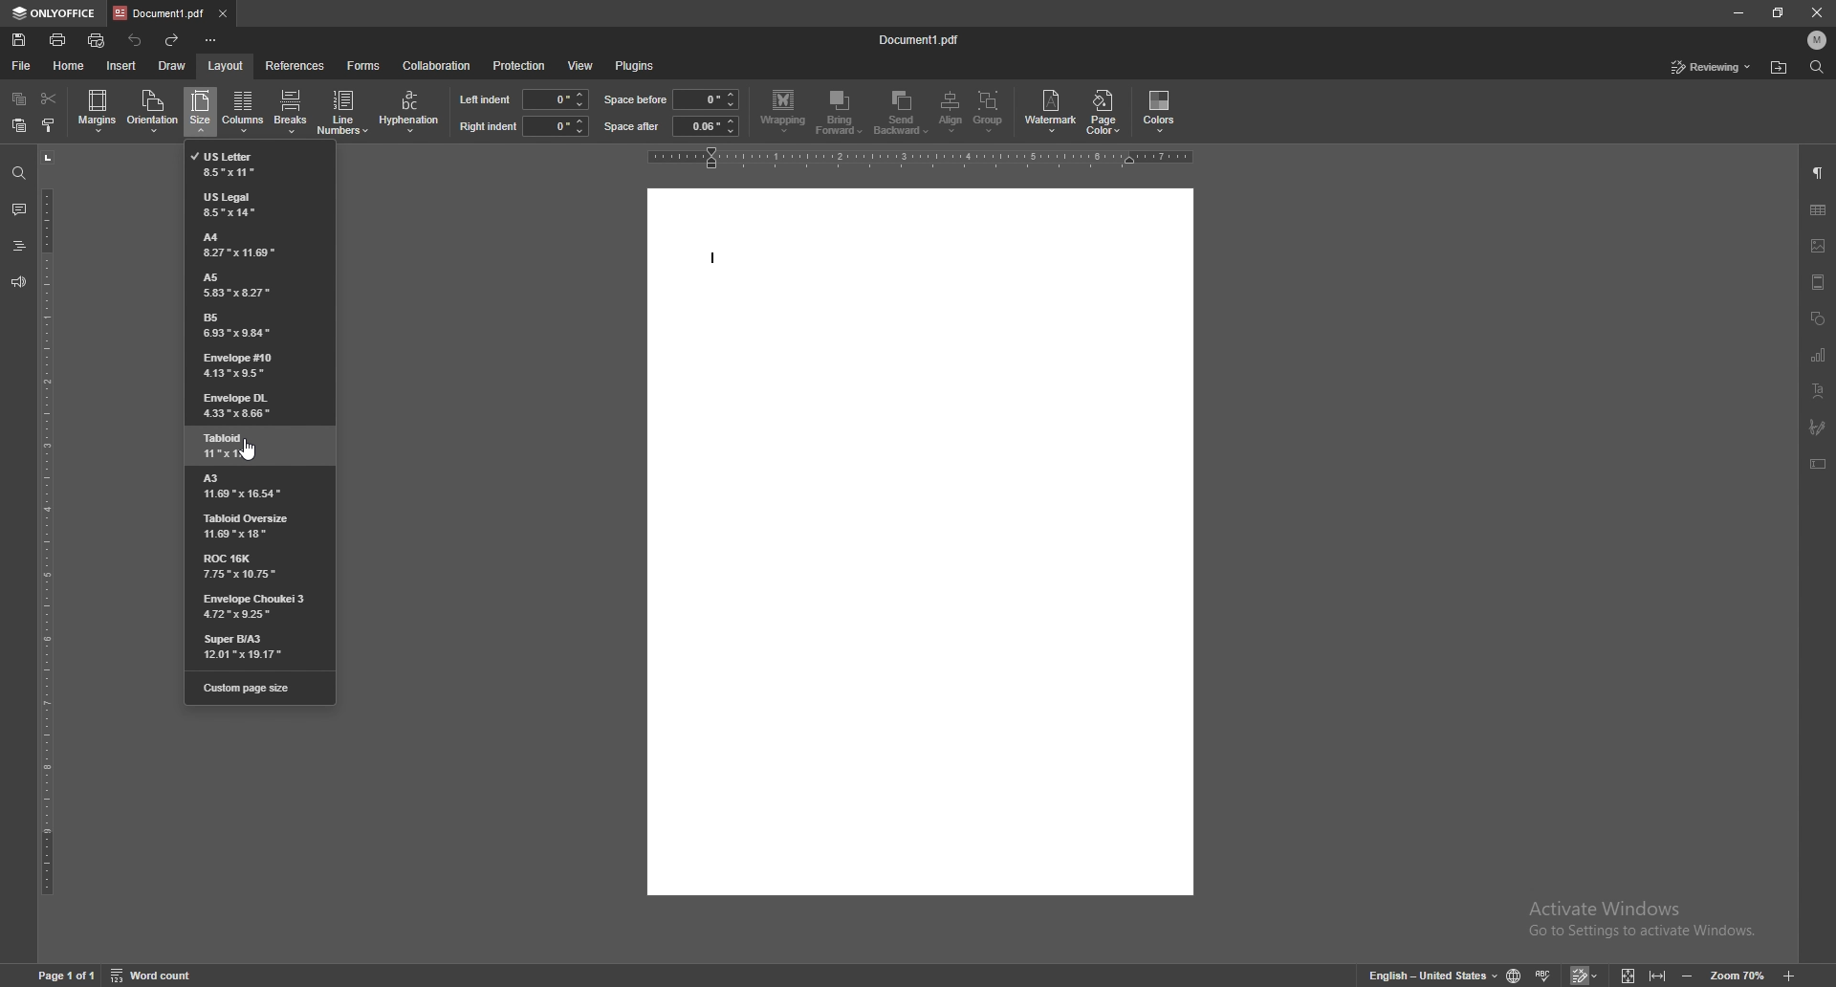 This screenshot has width=1836, height=987. Describe the element at coordinates (705, 258) in the screenshot. I see `type` at that location.